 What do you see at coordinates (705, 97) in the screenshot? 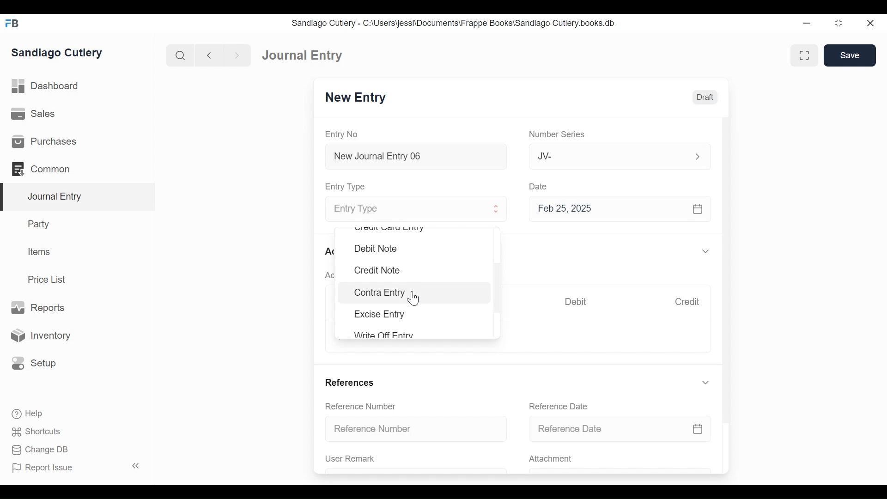
I see `Draft` at bounding box center [705, 97].